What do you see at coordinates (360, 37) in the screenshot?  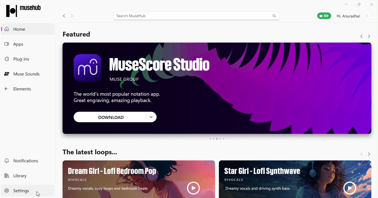 I see `Navigate back` at bounding box center [360, 37].